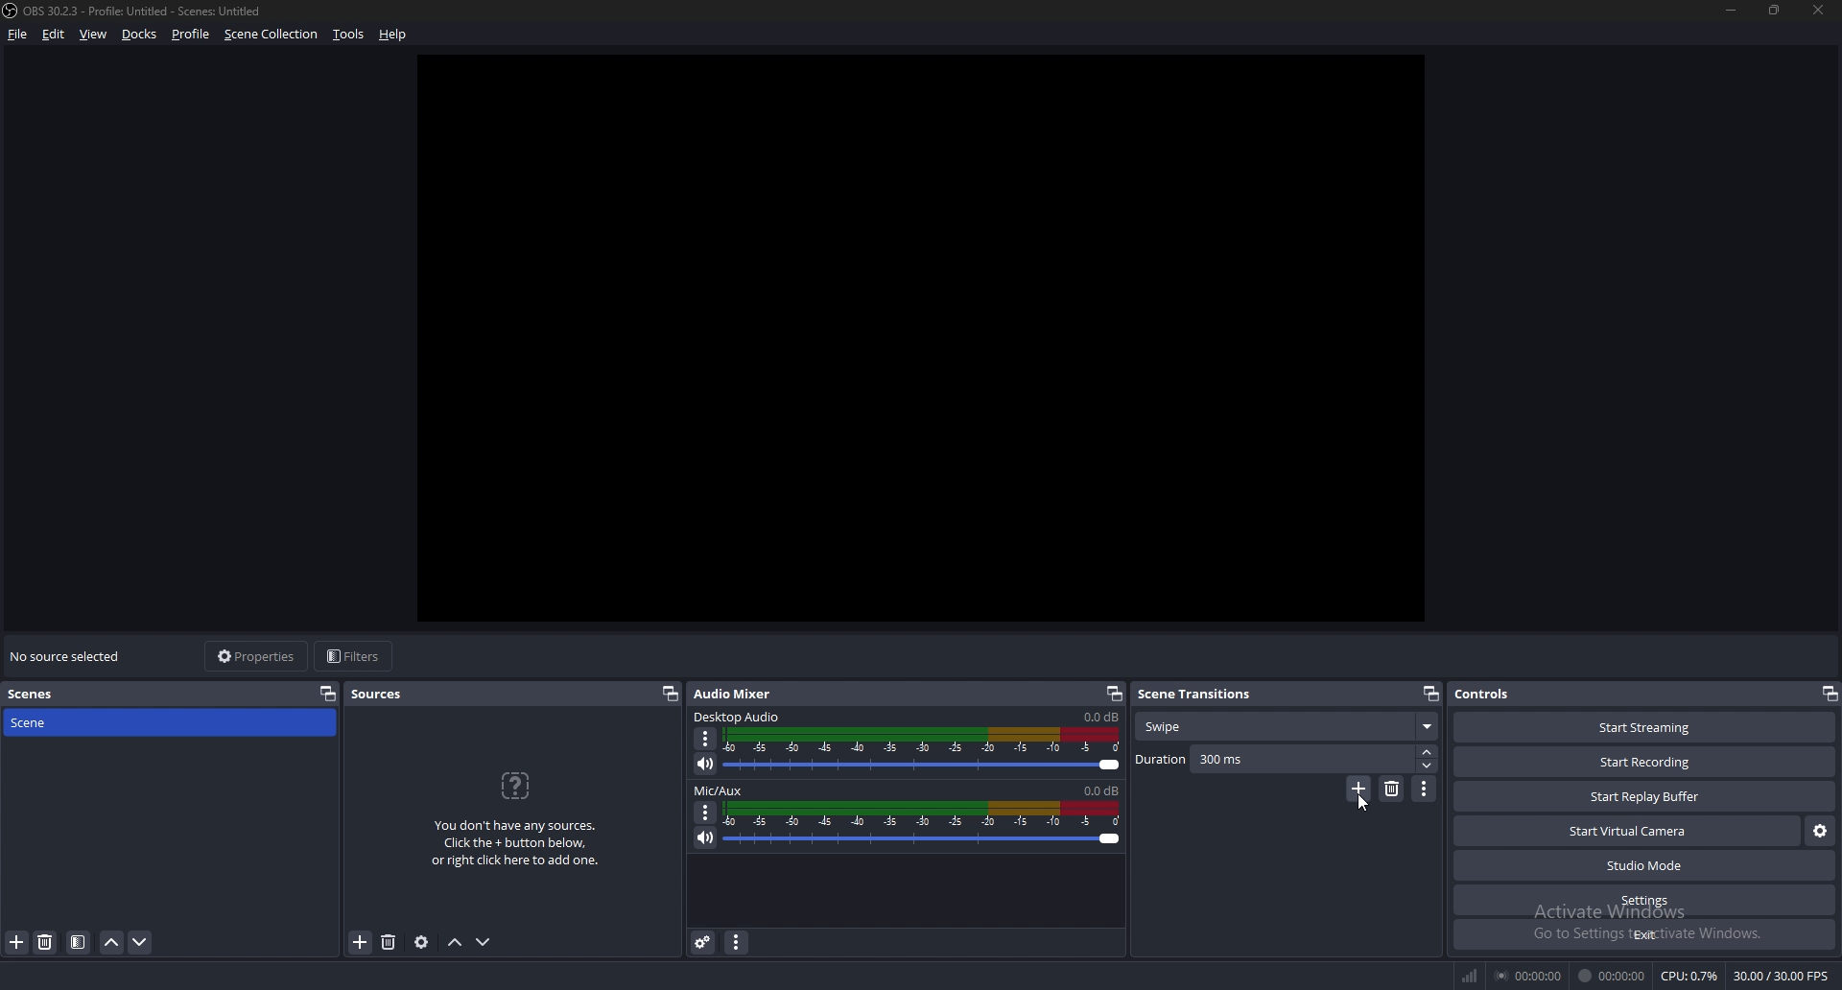 The image size is (1842, 990). Describe the element at coordinates (1645, 763) in the screenshot. I see `start recording` at that location.